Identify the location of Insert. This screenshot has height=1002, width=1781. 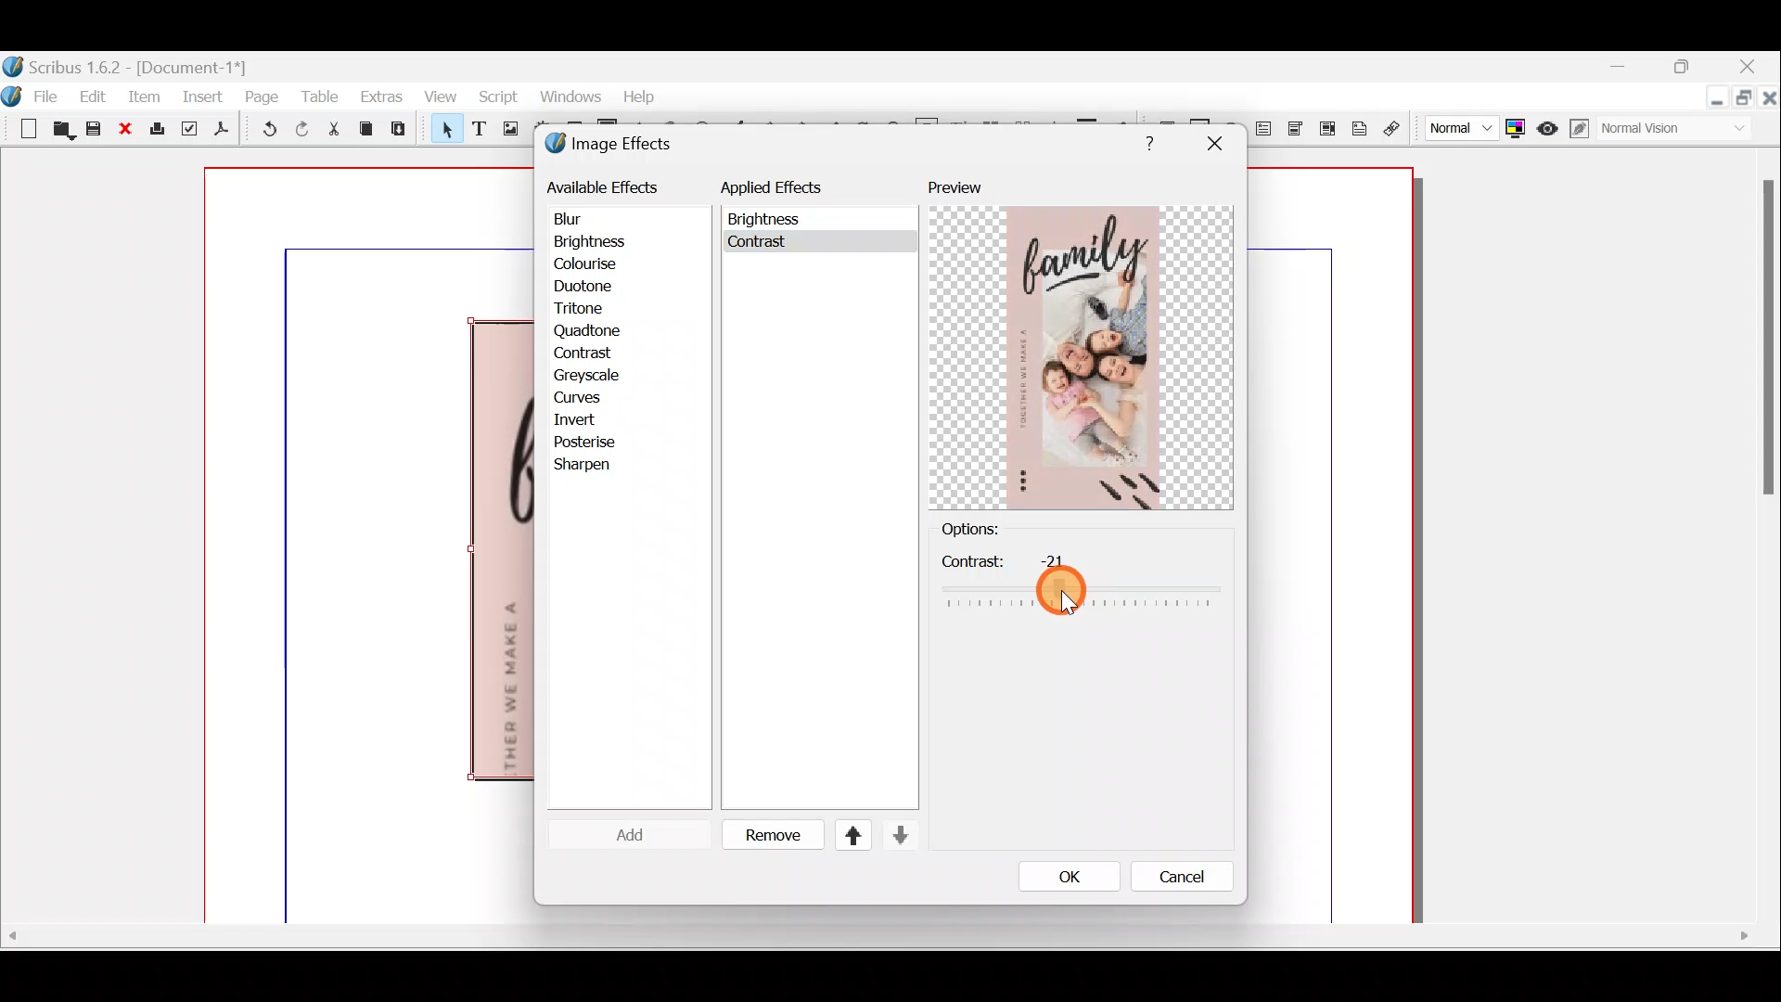
(204, 96).